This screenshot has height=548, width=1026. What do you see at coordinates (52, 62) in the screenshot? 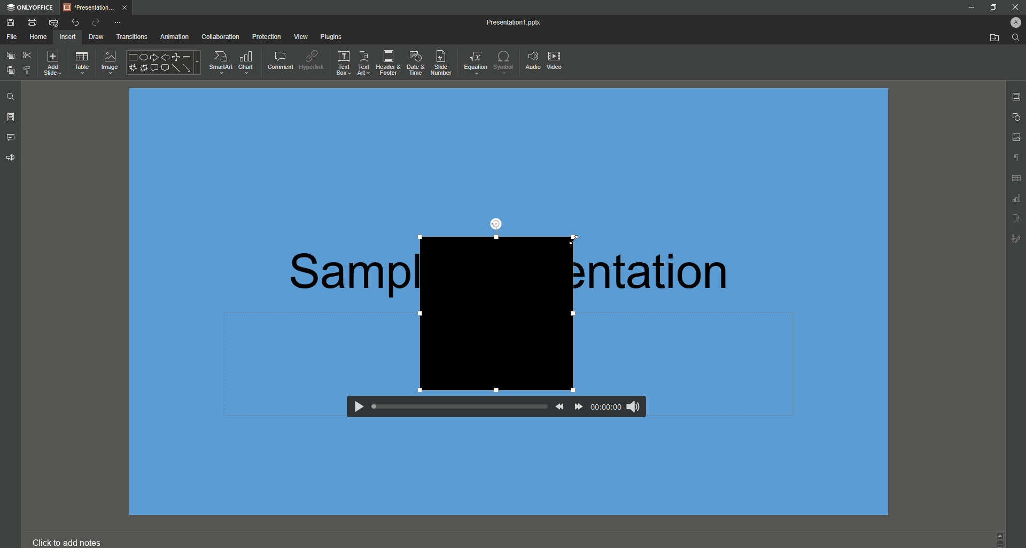
I see `Add Slide` at bounding box center [52, 62].